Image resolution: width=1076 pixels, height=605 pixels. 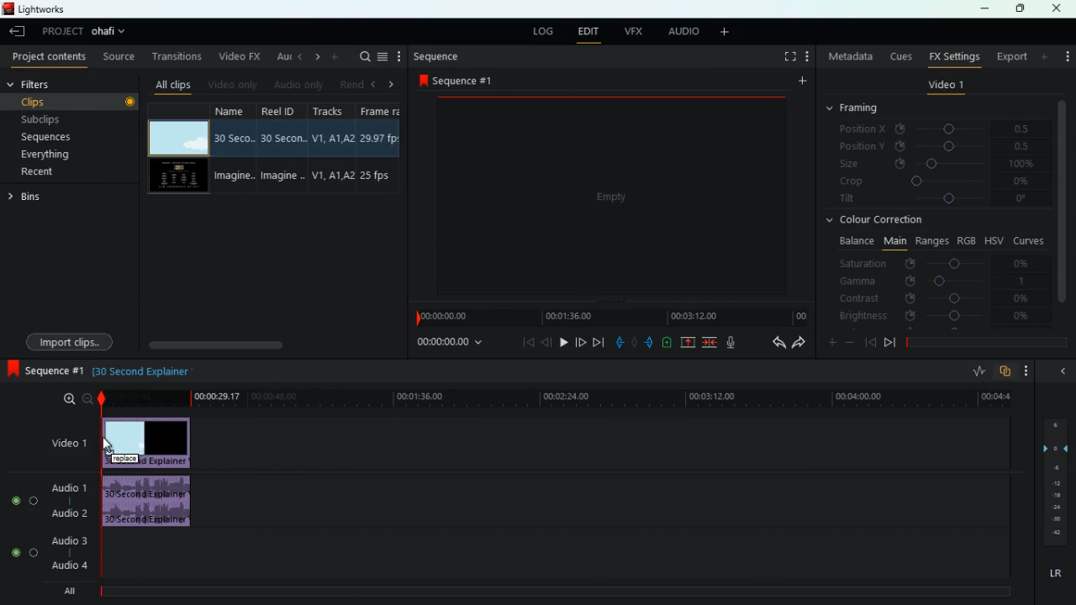 I want to click on back, so click(x=1061, y=371).